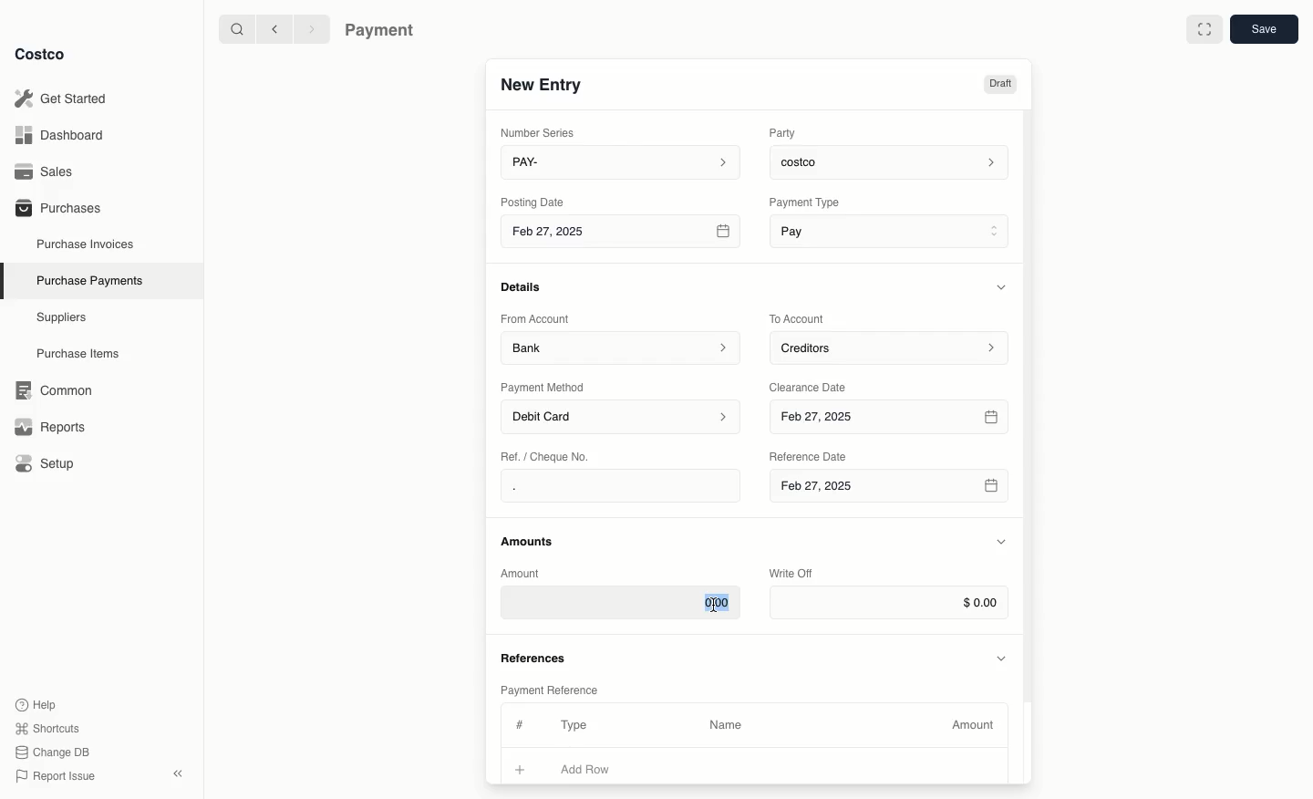 The image size is (1313, 799). Describe the element at coordinates (310, 28) in the screenshot. I see `Forward` at that location.